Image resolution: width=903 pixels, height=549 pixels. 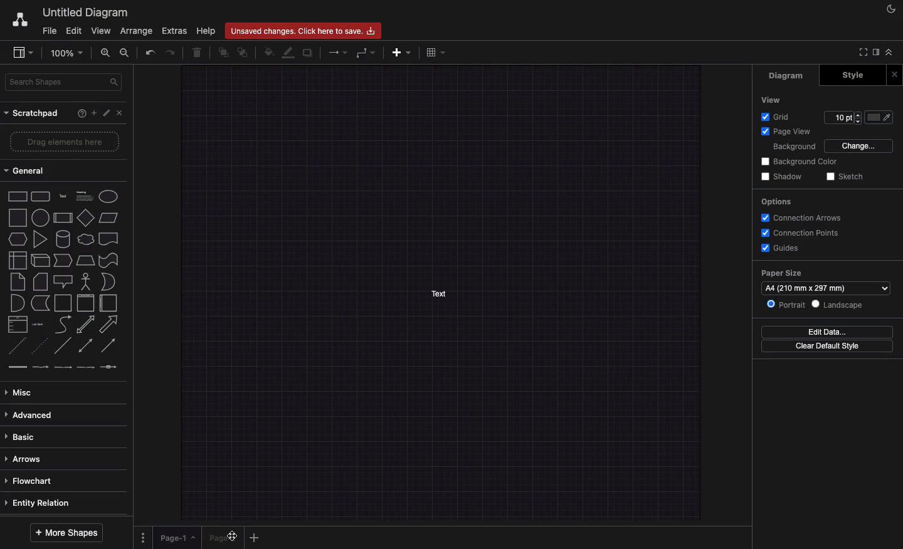 What do you see at coordinates (366, 53) in the screenshot?
I see `Waypoints` at bounding box center [366, 53].